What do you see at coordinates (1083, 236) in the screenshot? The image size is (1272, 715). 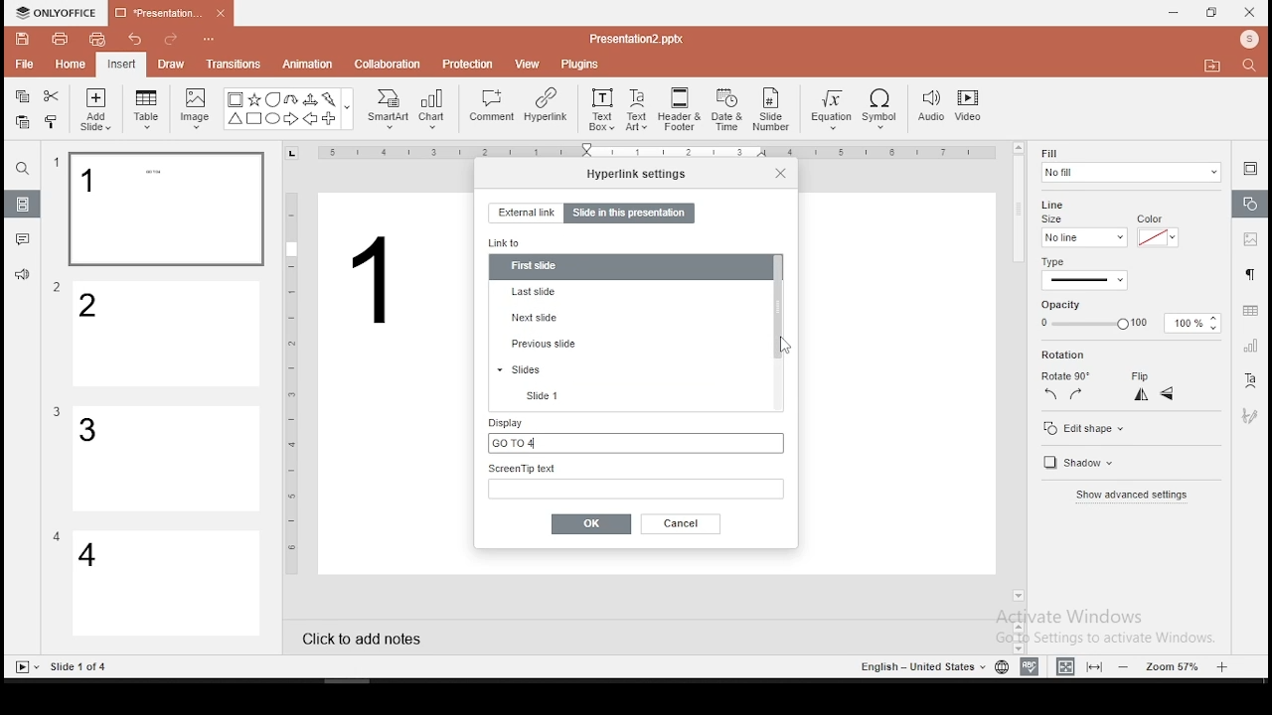 I see `line size` at bounding box center [1083, 236].